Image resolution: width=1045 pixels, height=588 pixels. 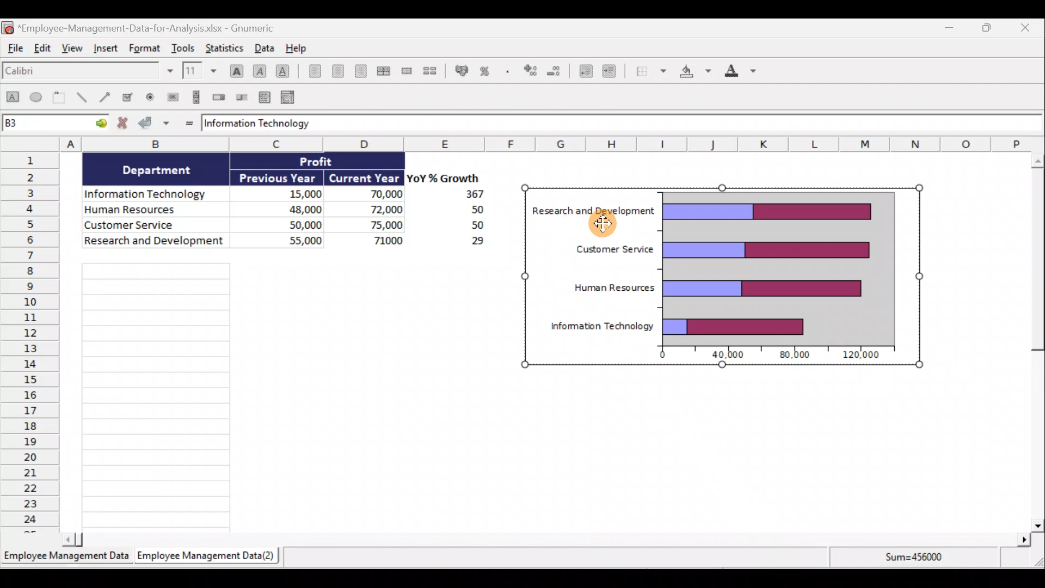 What do you see at coordinates (684, 124) in the screenshot?
I see `Formula bar` at bounding box center [684, 124].